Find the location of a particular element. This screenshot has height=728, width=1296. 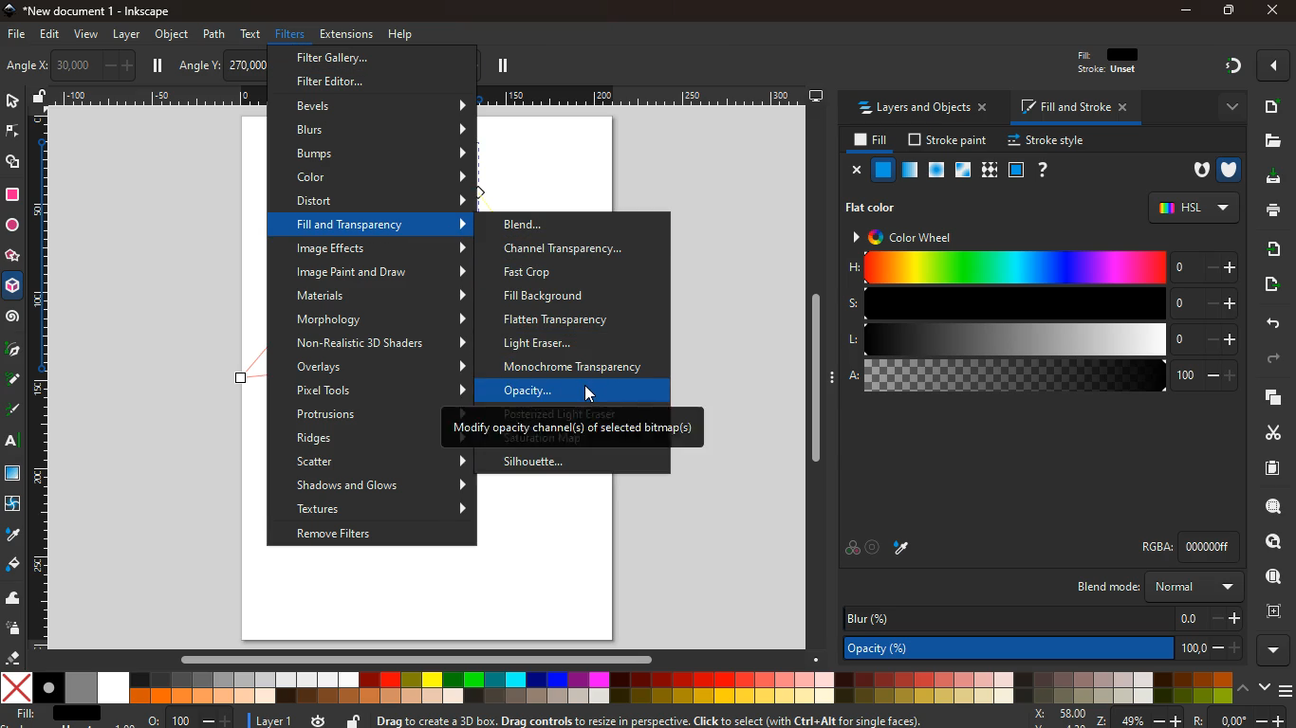

texture is located at coordinates (990, 170).